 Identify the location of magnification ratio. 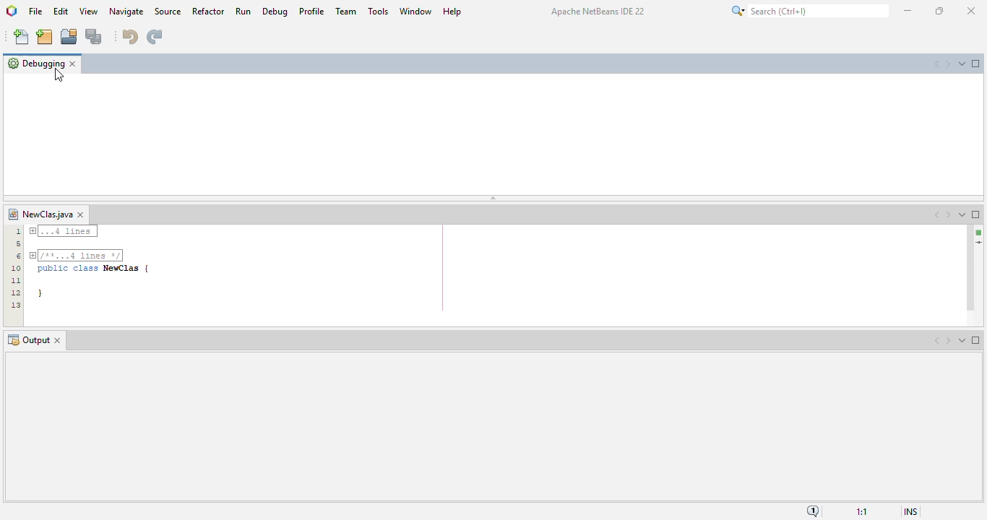
(863, 511).